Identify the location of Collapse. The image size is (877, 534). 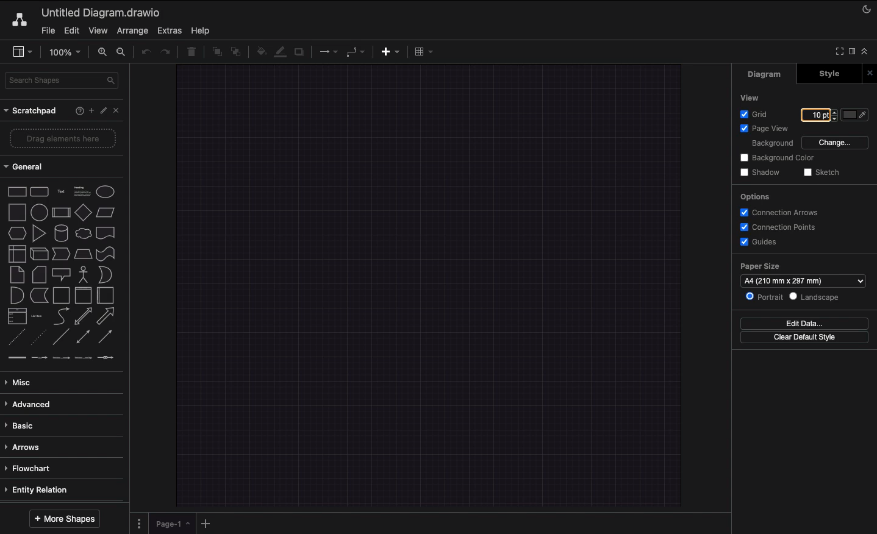
(866, 52).